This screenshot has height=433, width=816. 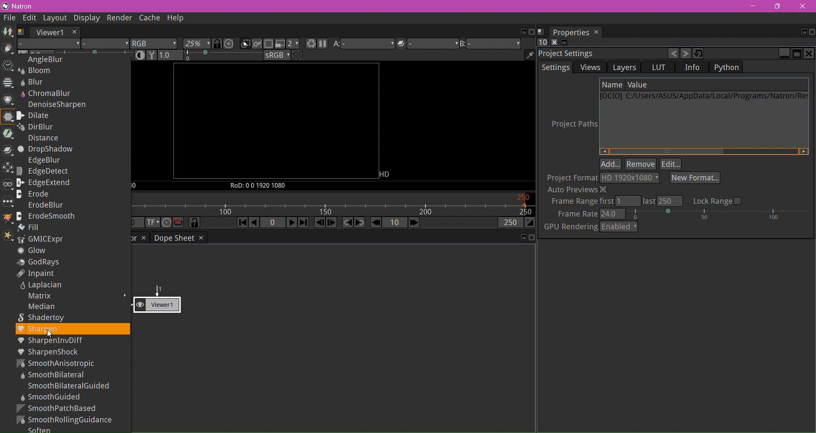 I want to click on Manage layouts for this pane, so click(x=22, y=32).